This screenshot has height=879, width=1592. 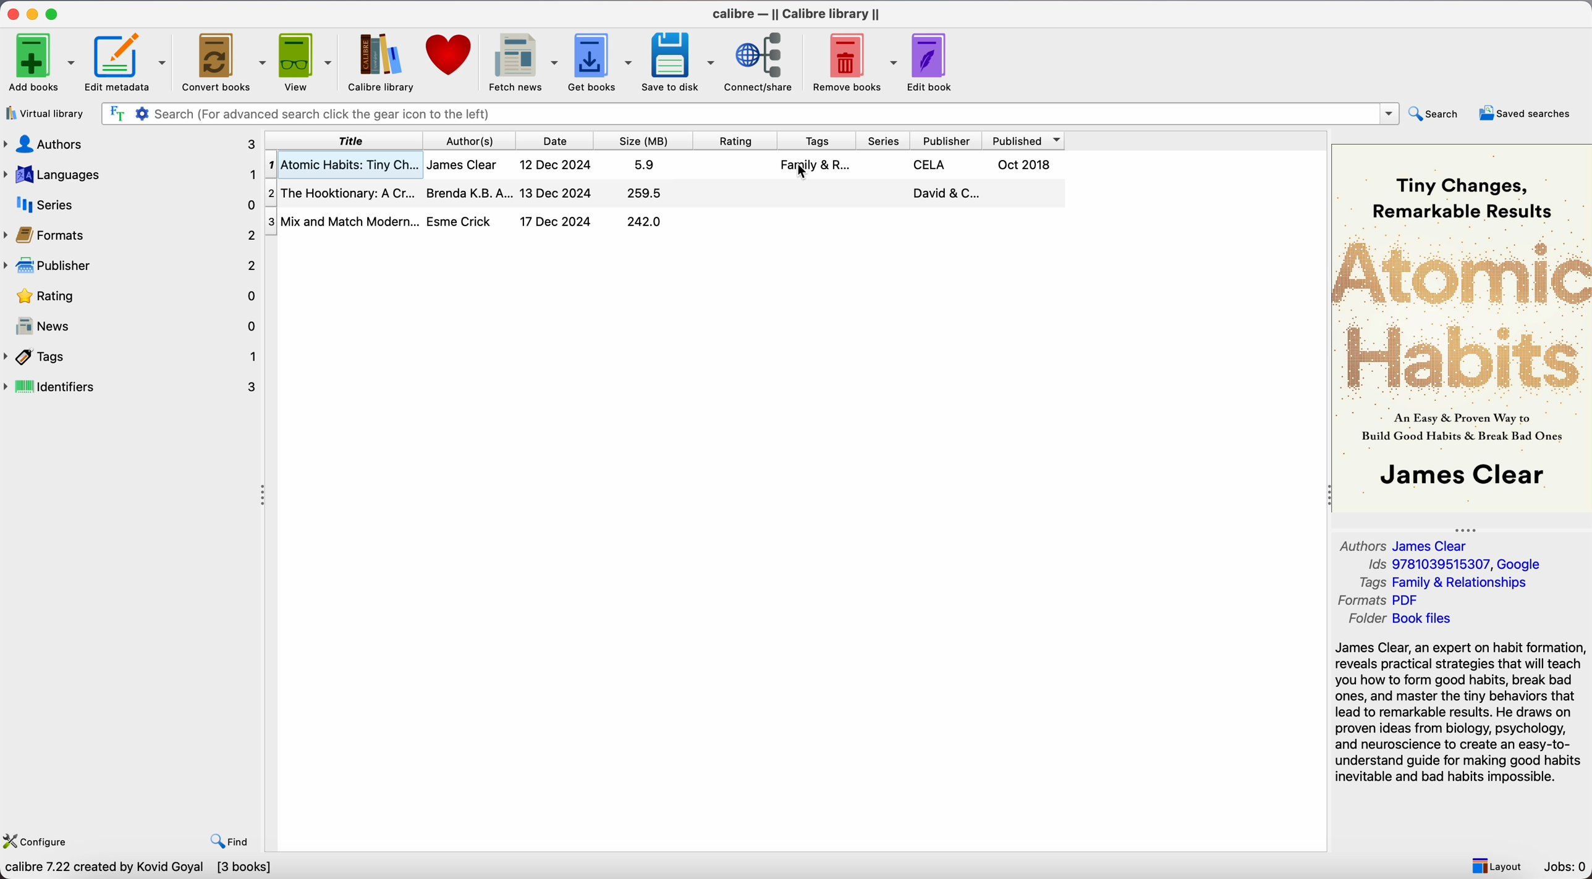 I want to click on rating, so click(x=132, y=297).